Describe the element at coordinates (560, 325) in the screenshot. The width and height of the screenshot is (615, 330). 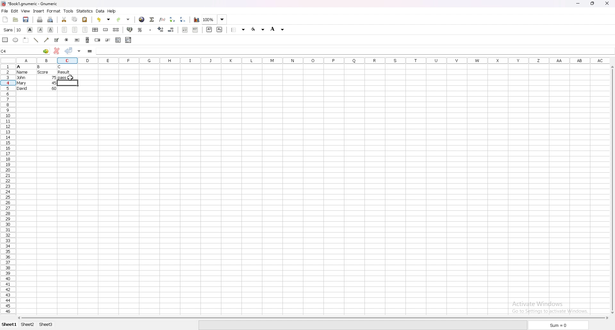
I see `sum` at that location.